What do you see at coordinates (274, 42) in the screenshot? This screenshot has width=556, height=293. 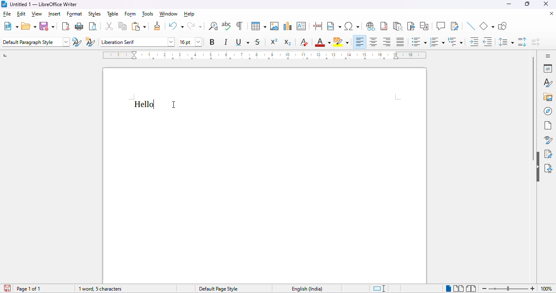 I see `superscript` at bounding box center [274, 42].